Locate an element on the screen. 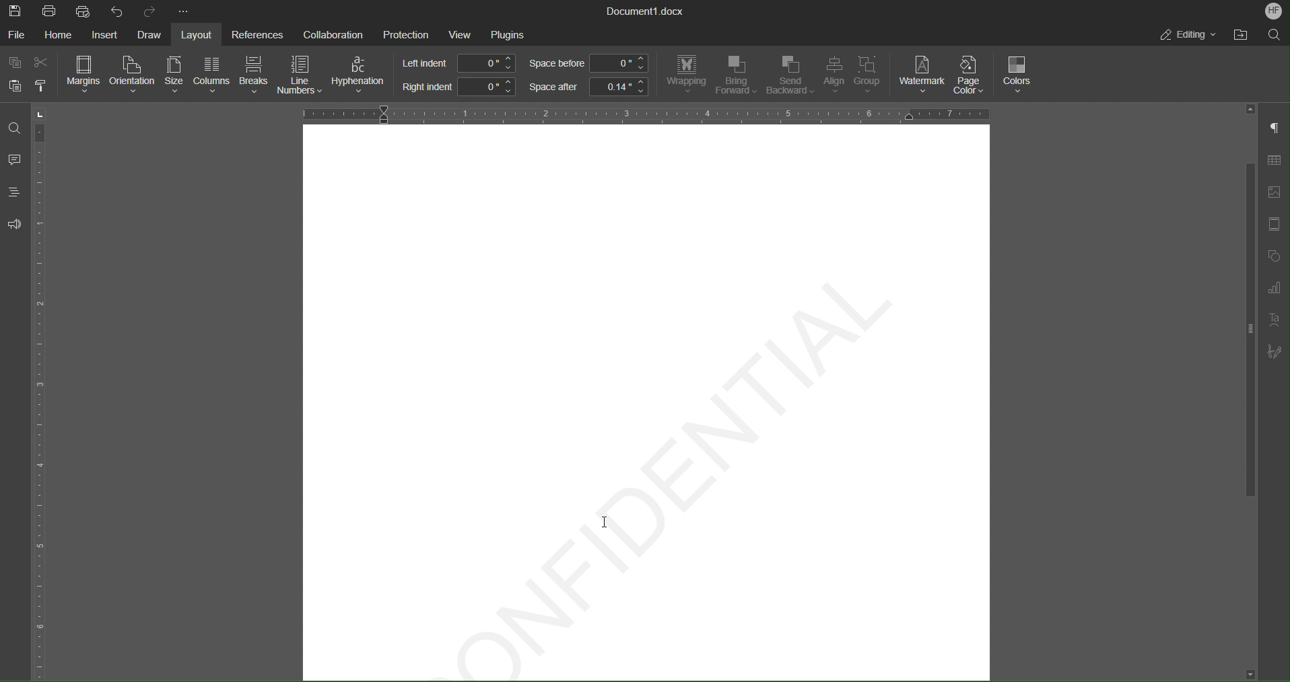 Image resolution: width=1290 pixels, height=682 pixels. Insert is located at coordinates (104, 35).